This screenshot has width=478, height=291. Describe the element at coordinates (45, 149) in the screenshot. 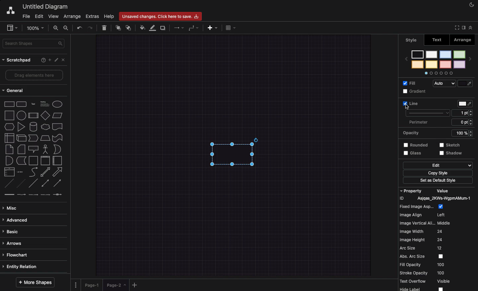

I see `actor` at that location.